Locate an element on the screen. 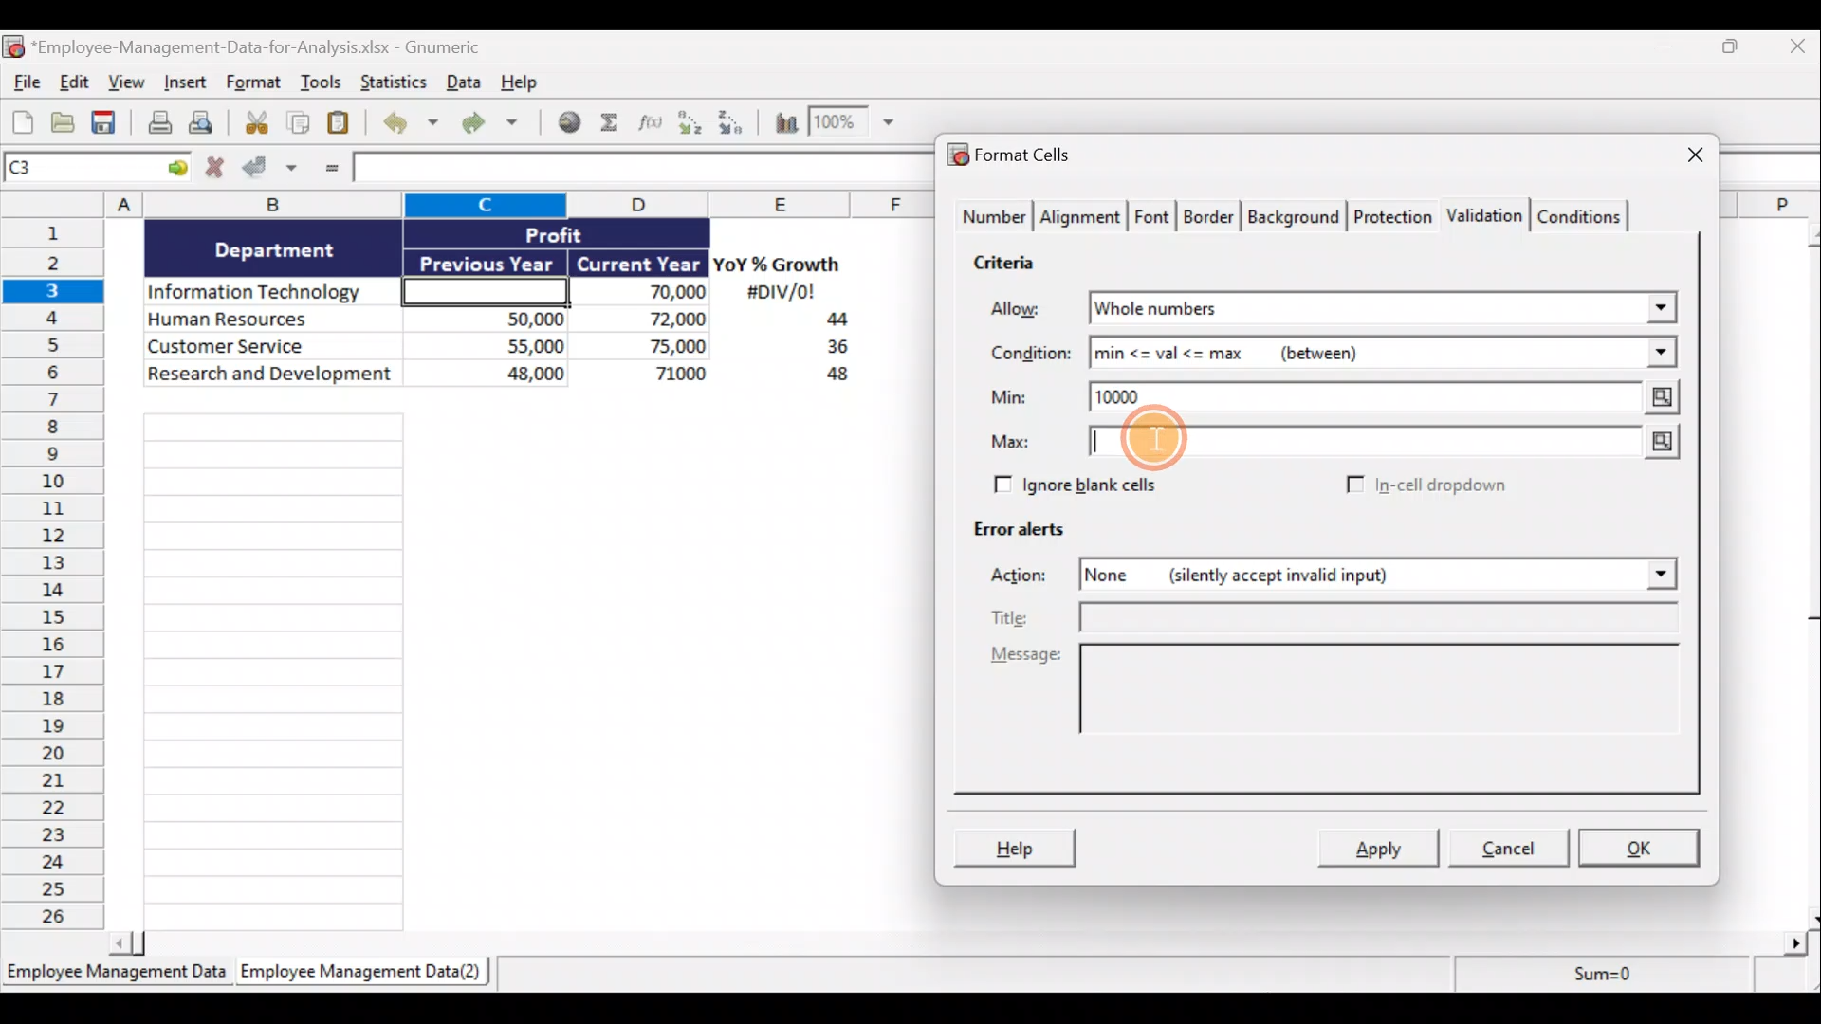 This screenshot has height=1024, width=1821. Cancel changes is located at coordinates (215, 170).